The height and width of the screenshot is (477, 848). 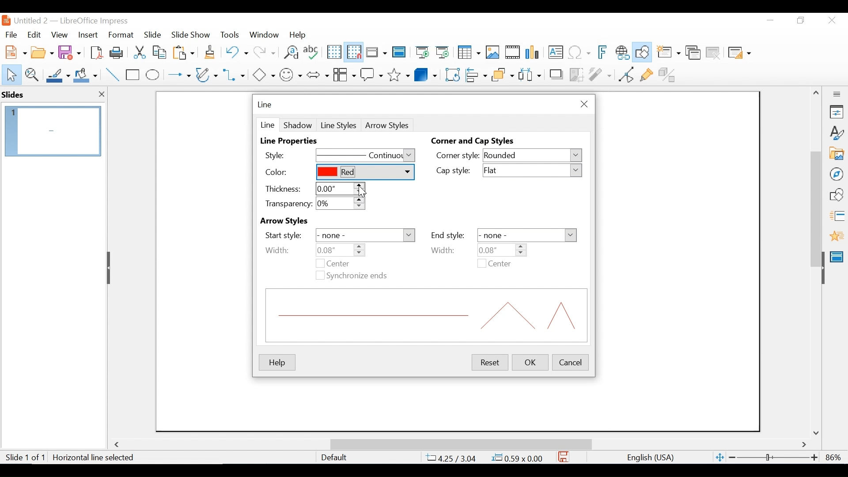 What do you see at coordinates (712, 53) in the screenshot?
I see `Delete Slide` at bounding box center [712, 53].